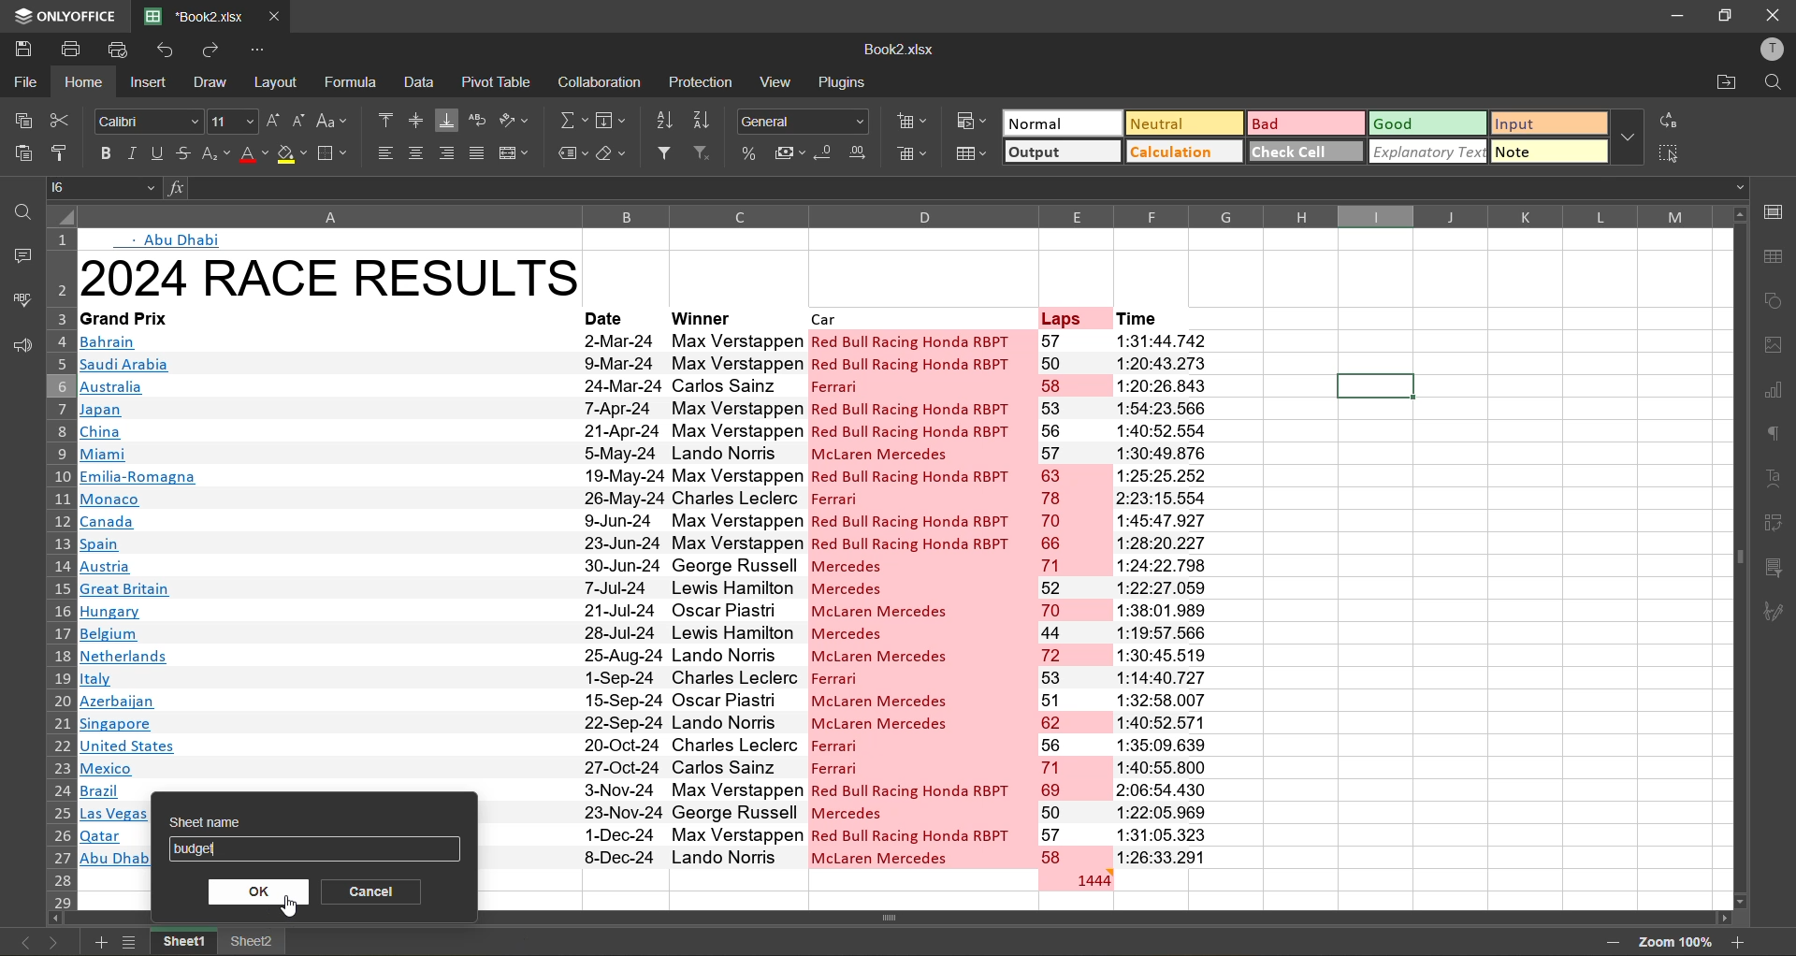 The height and width of the screenshot is (956, 1796). Describe the element at coordinates (1072, 316) in the screenshot. I see `laps` at that location.